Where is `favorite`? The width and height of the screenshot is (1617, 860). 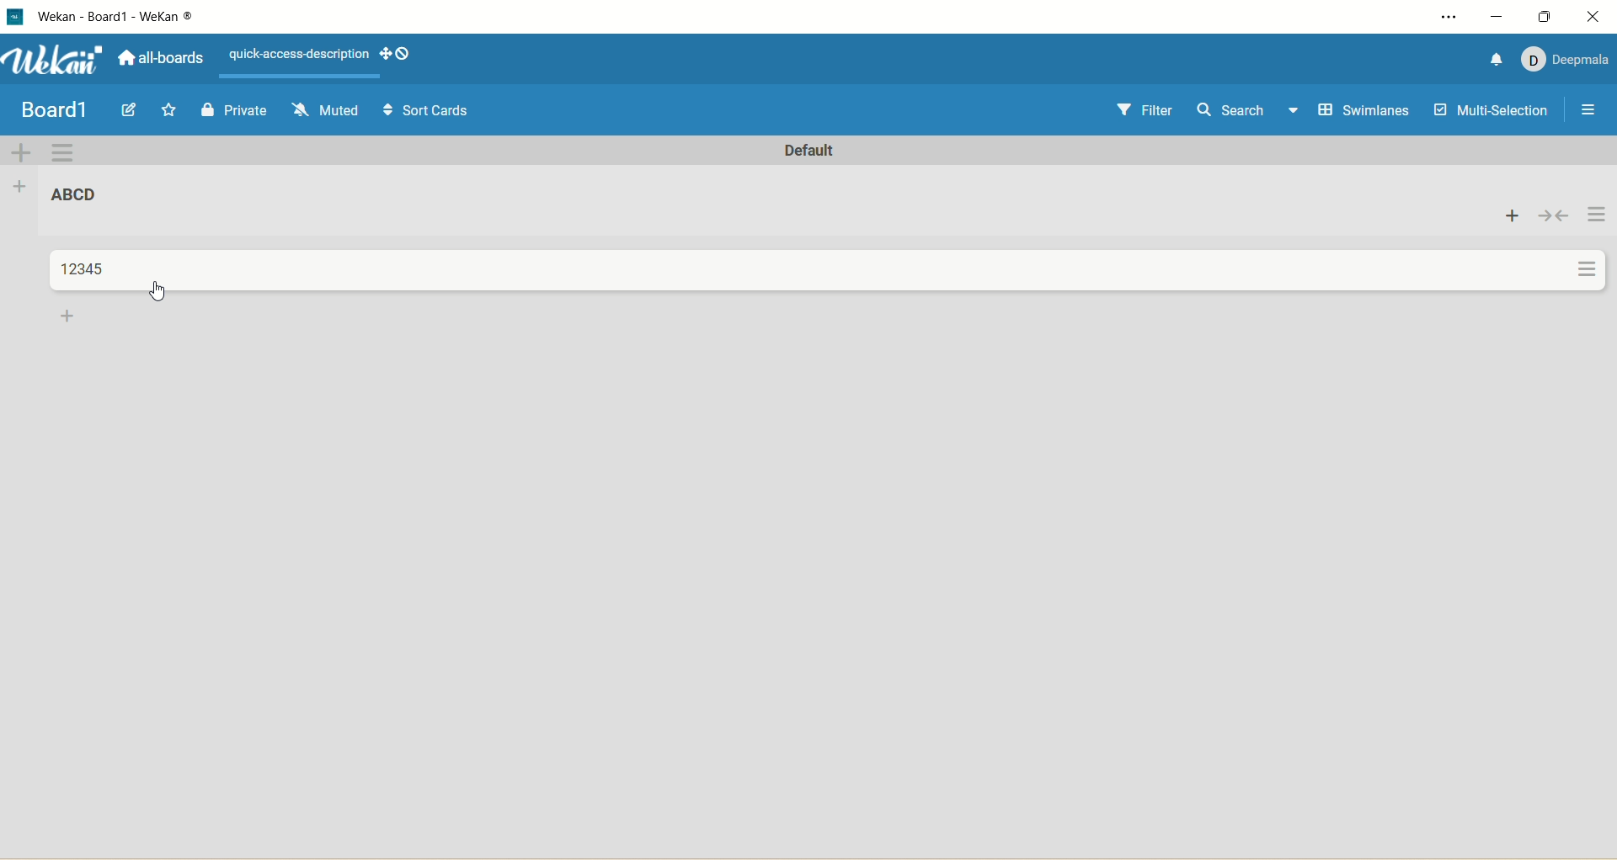 favorite is located at coordinates (165, 113).